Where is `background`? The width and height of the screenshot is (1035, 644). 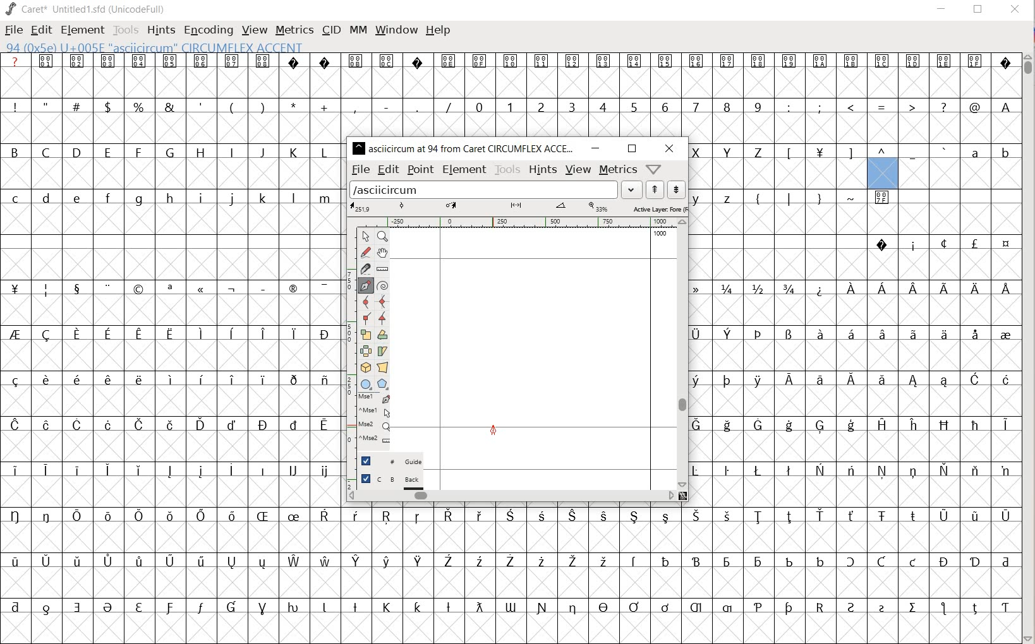 background is located at coordinates (392, 480).